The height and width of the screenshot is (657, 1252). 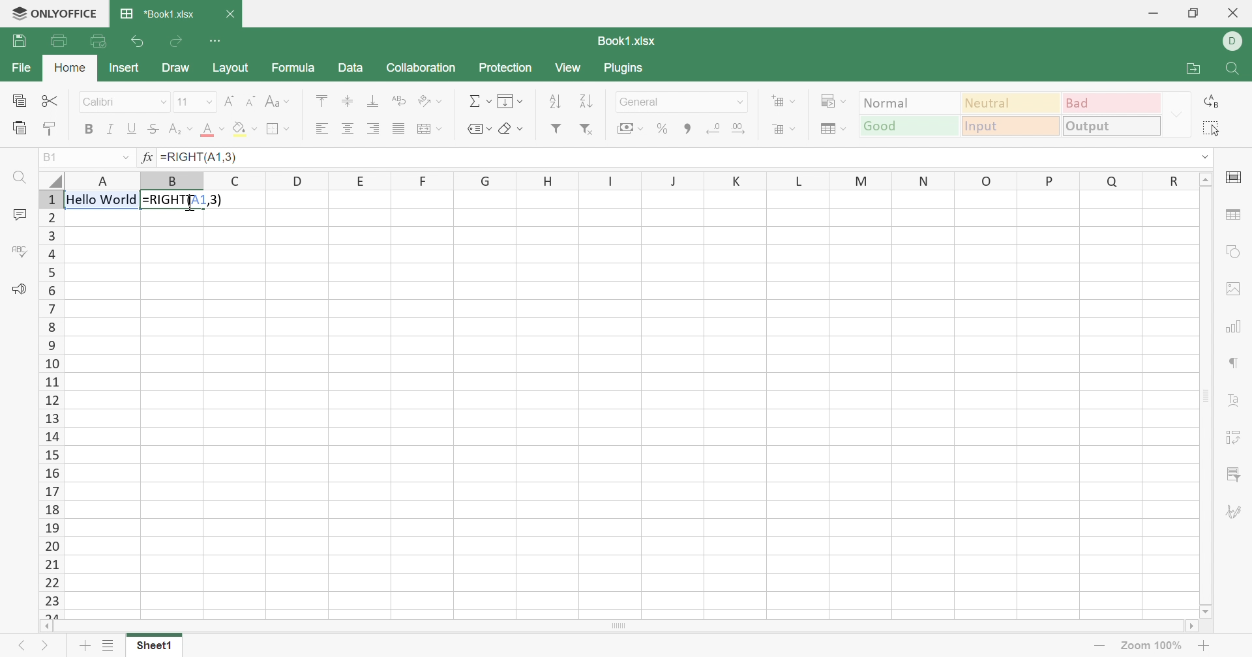 I want to click on Minimize, so click(x=1153, y=12).